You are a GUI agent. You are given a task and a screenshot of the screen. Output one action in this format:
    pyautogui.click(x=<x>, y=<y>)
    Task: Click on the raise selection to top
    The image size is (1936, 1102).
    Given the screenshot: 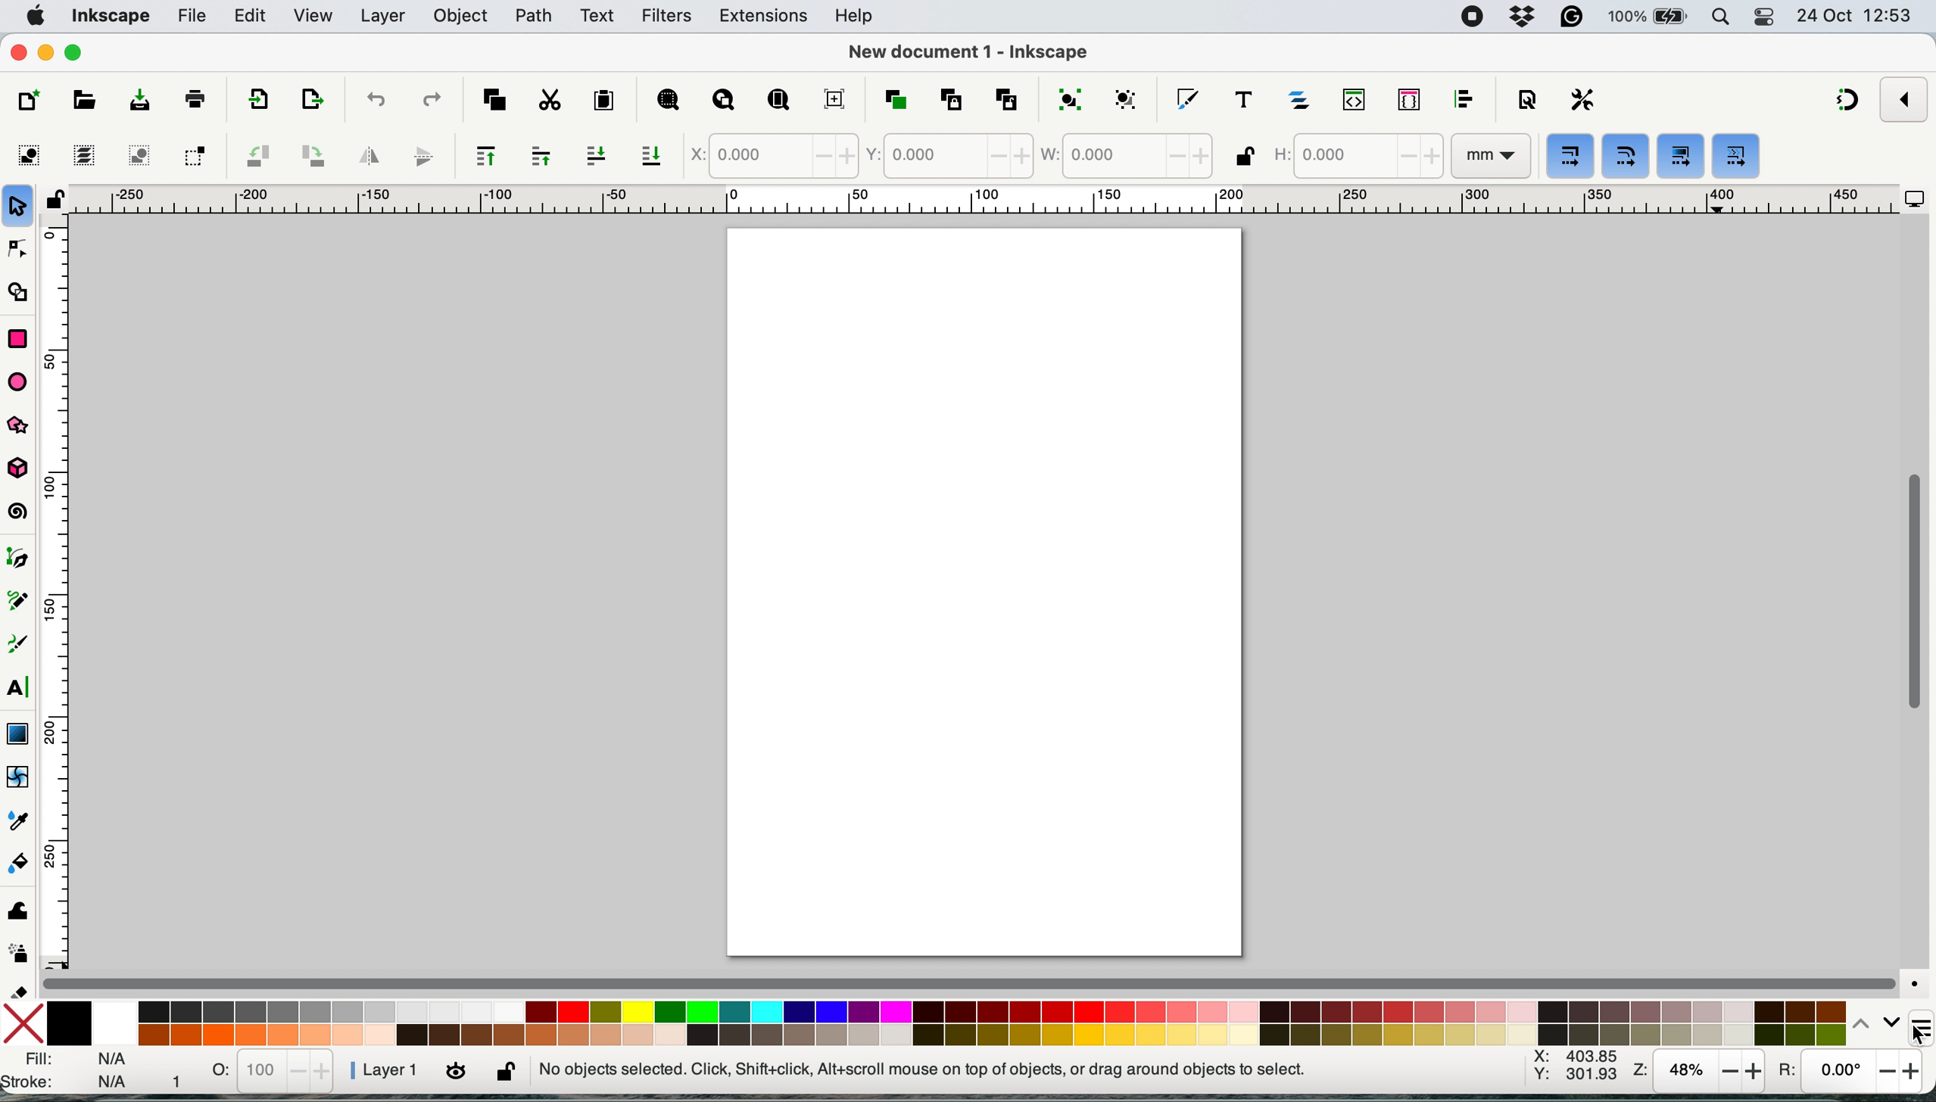 What is the action you would take?
    pyautogui.click(x=483, y=157)
    